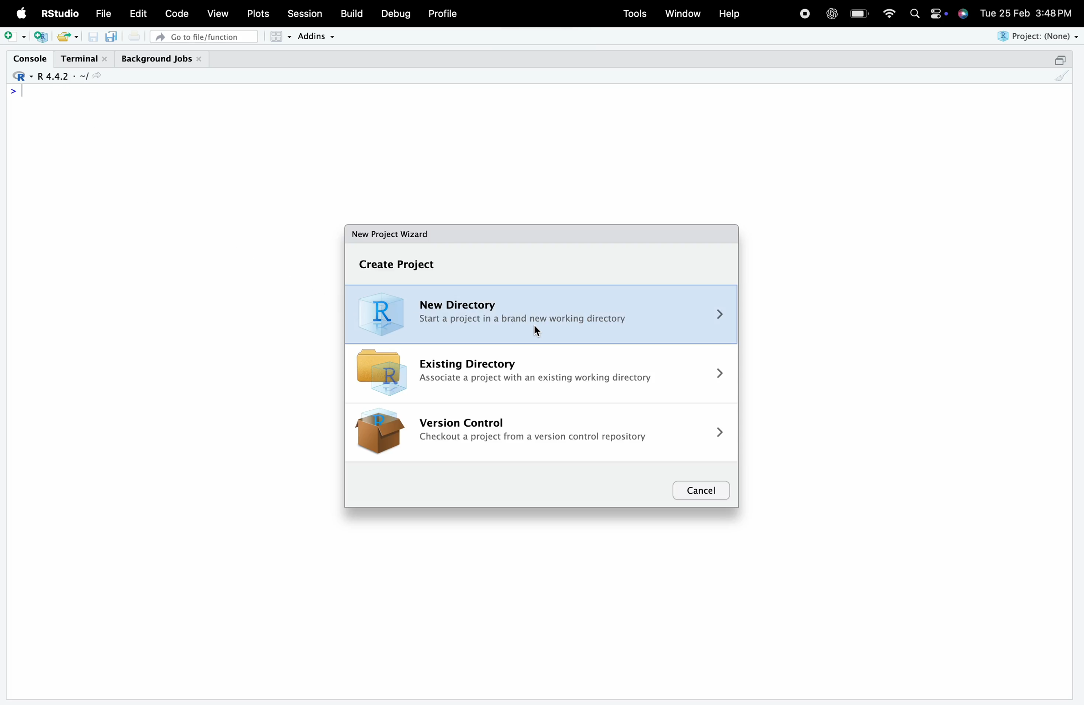 This screenshot has height=705, width=1084. I want to click on maximize, so click(1059, 60).